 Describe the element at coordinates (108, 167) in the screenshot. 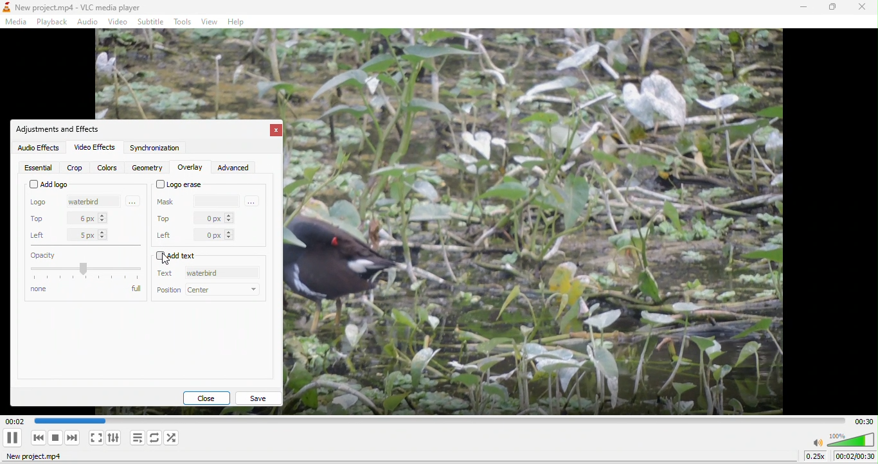

I see `colors` at that location.